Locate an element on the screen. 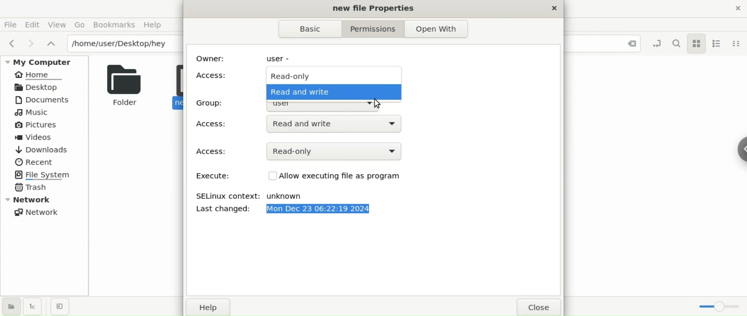  close is located at coordinates (738, 11).